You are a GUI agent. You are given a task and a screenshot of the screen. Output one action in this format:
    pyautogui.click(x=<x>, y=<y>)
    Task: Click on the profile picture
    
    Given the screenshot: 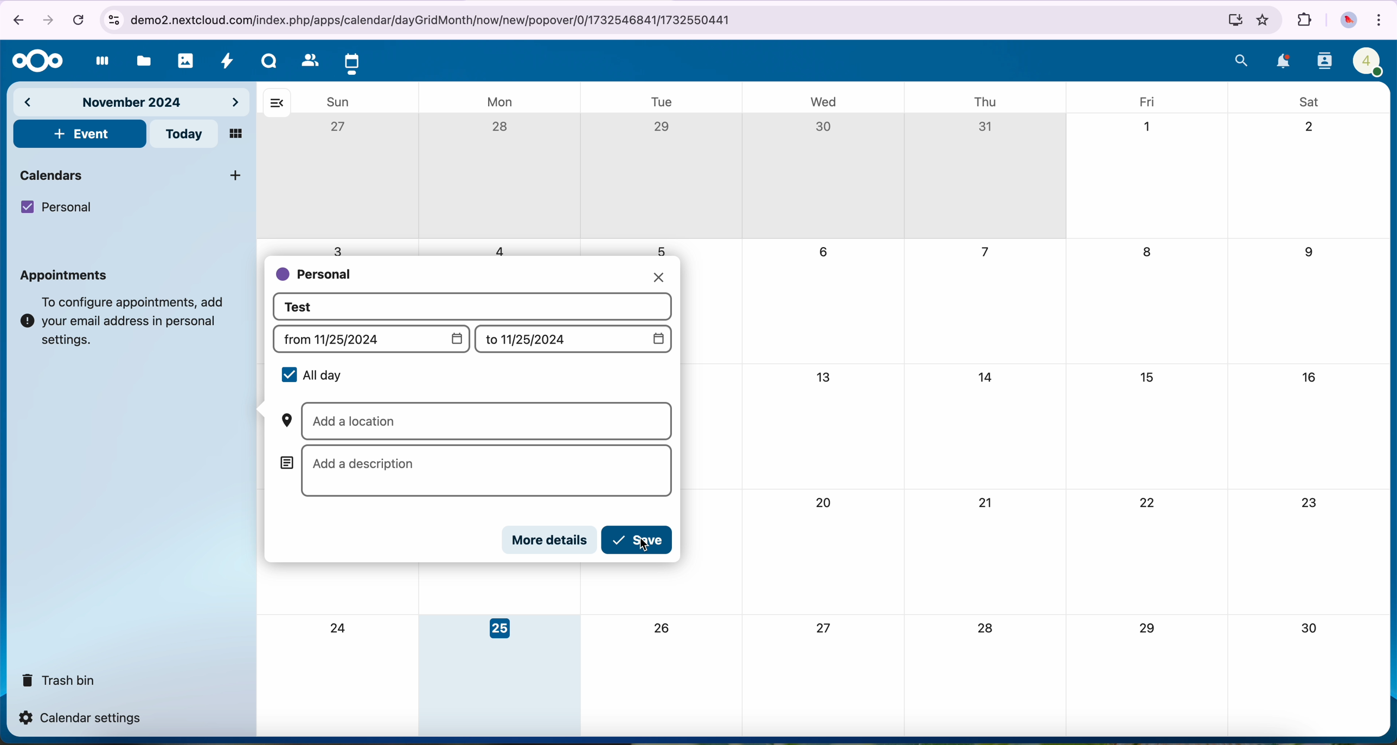 What is the action you would take?
    pyautogui.click(x=1346, y=21)
    